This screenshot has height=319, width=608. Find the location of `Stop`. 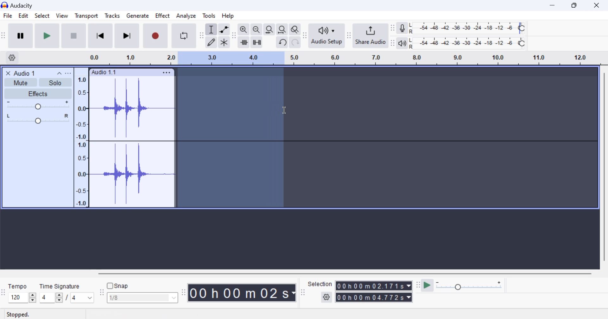

Stop is located at coordinates (74, 35).